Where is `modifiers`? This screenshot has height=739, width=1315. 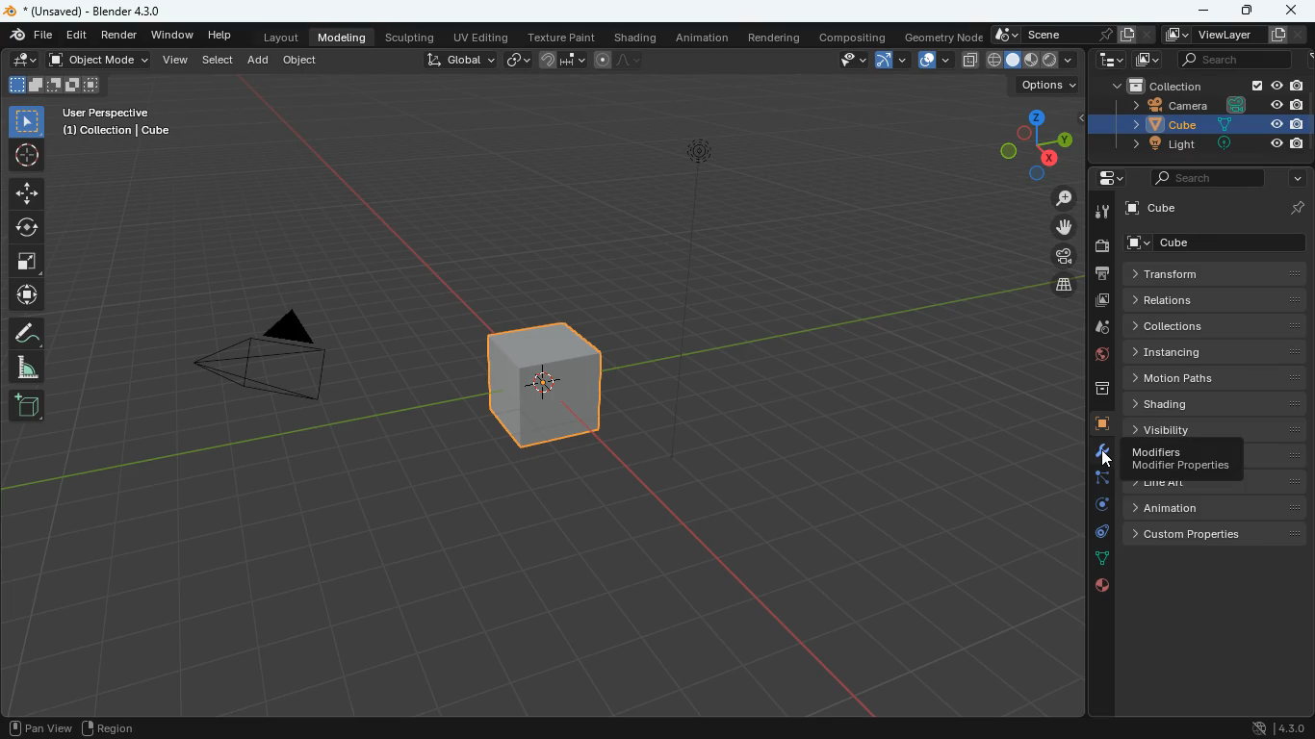
modifiers is located at coordinates (1183, 461).